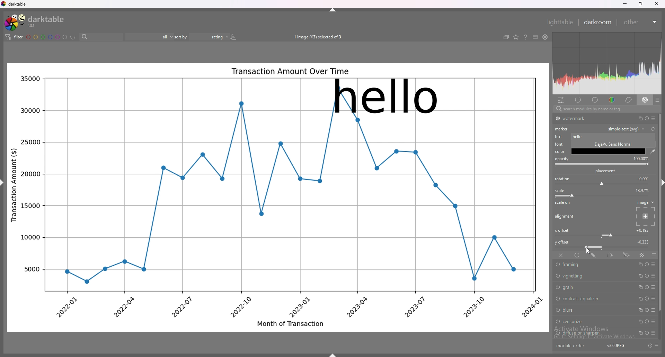 The height and width of the screenshot is (357, 665). I want to click on image, so click(646, 202).